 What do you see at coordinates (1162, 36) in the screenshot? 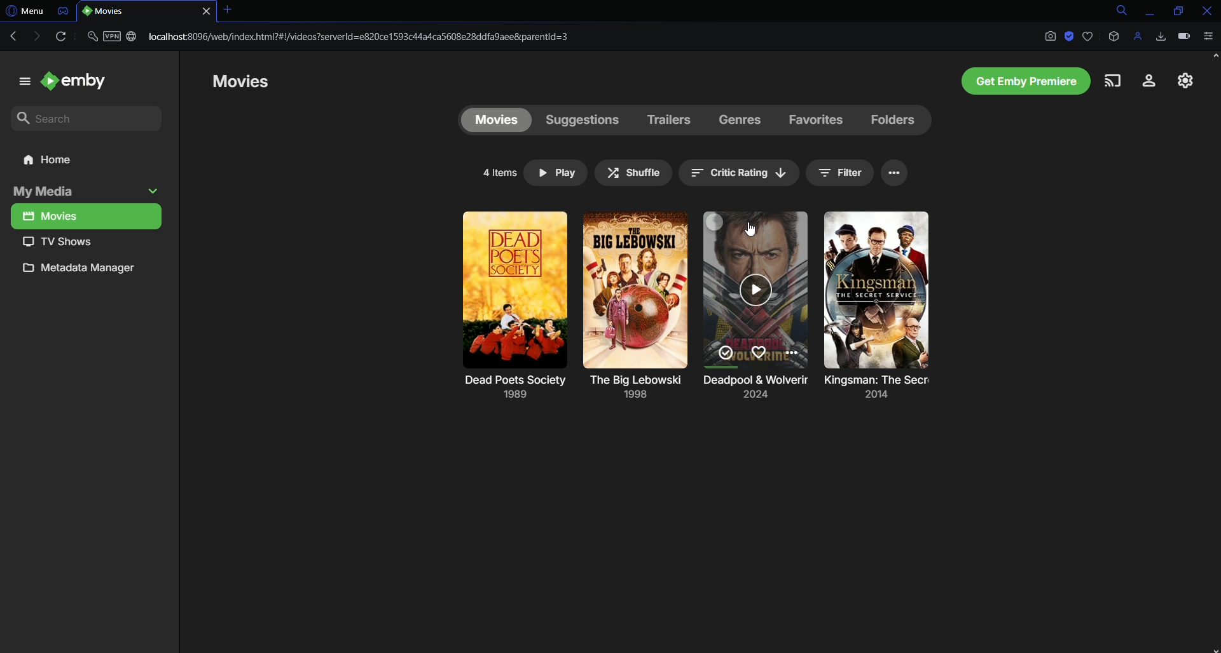
I see `Downloads` at bounding box center [1162, 36].